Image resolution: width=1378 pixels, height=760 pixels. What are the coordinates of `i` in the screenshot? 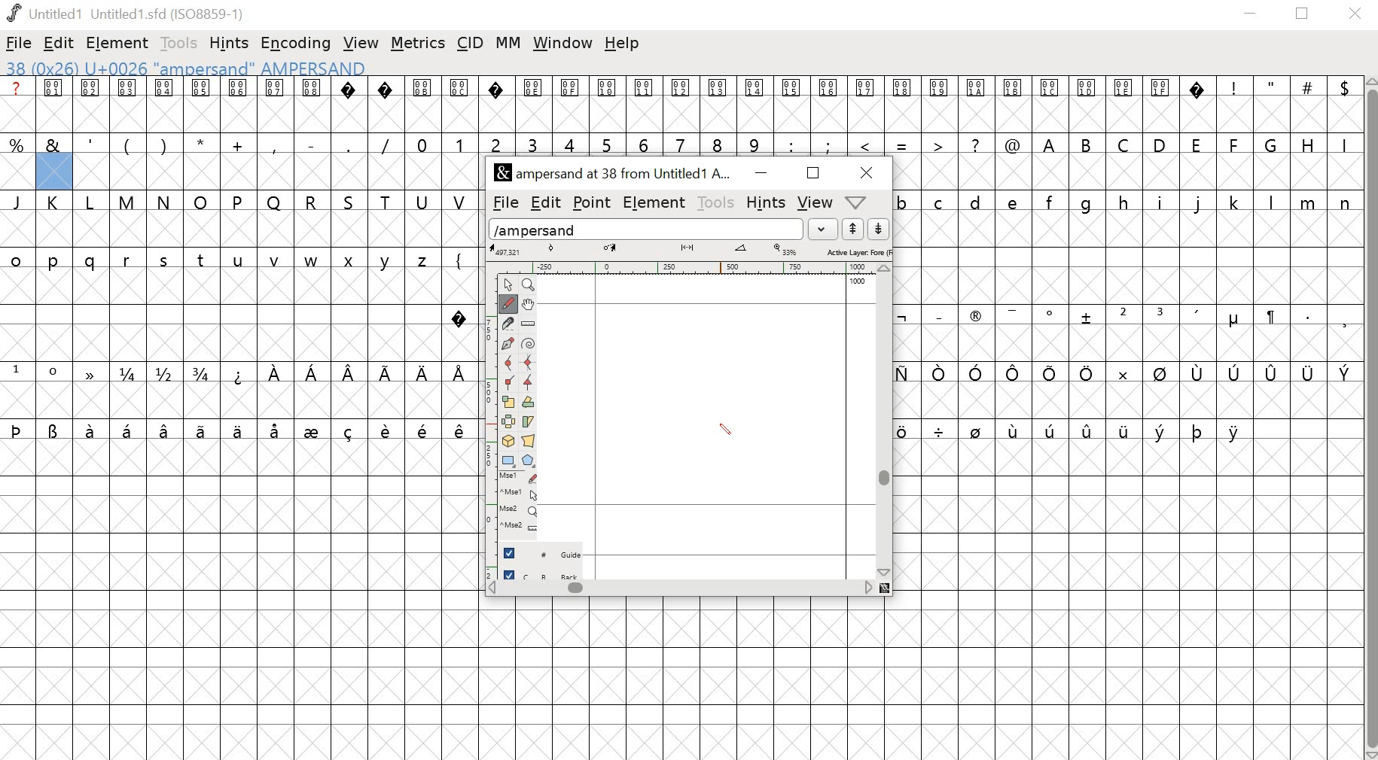 It's located at (1160, 202).